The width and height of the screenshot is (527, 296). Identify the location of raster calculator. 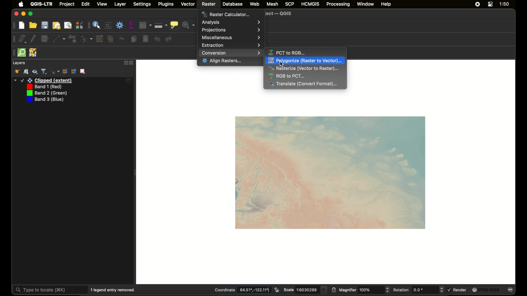
(226, 14).